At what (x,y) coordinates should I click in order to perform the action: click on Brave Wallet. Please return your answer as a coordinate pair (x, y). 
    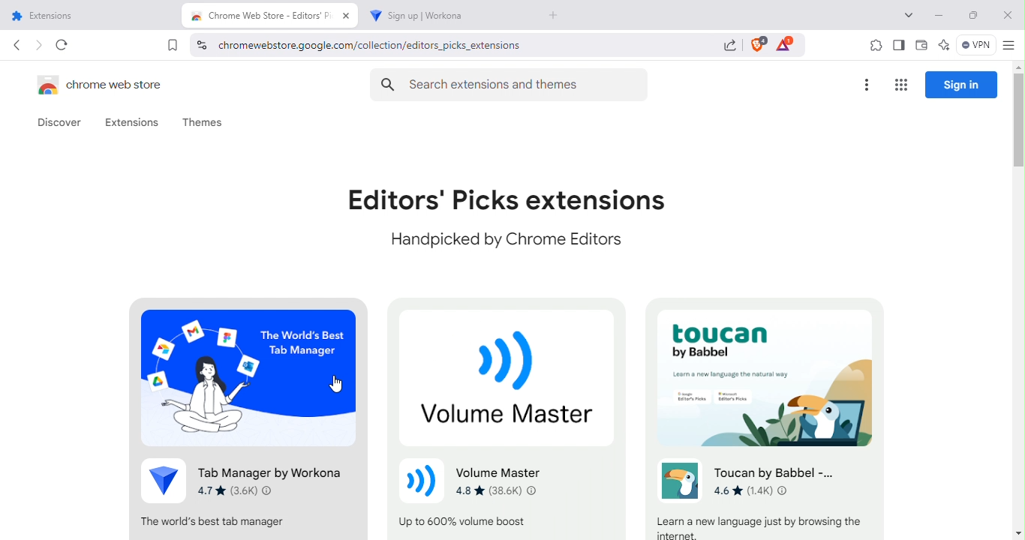
    Looking at the image, I should click on (921, 46).